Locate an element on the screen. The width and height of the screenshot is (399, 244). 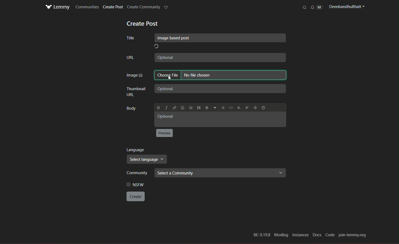
search is located at coordinates (305, 7).